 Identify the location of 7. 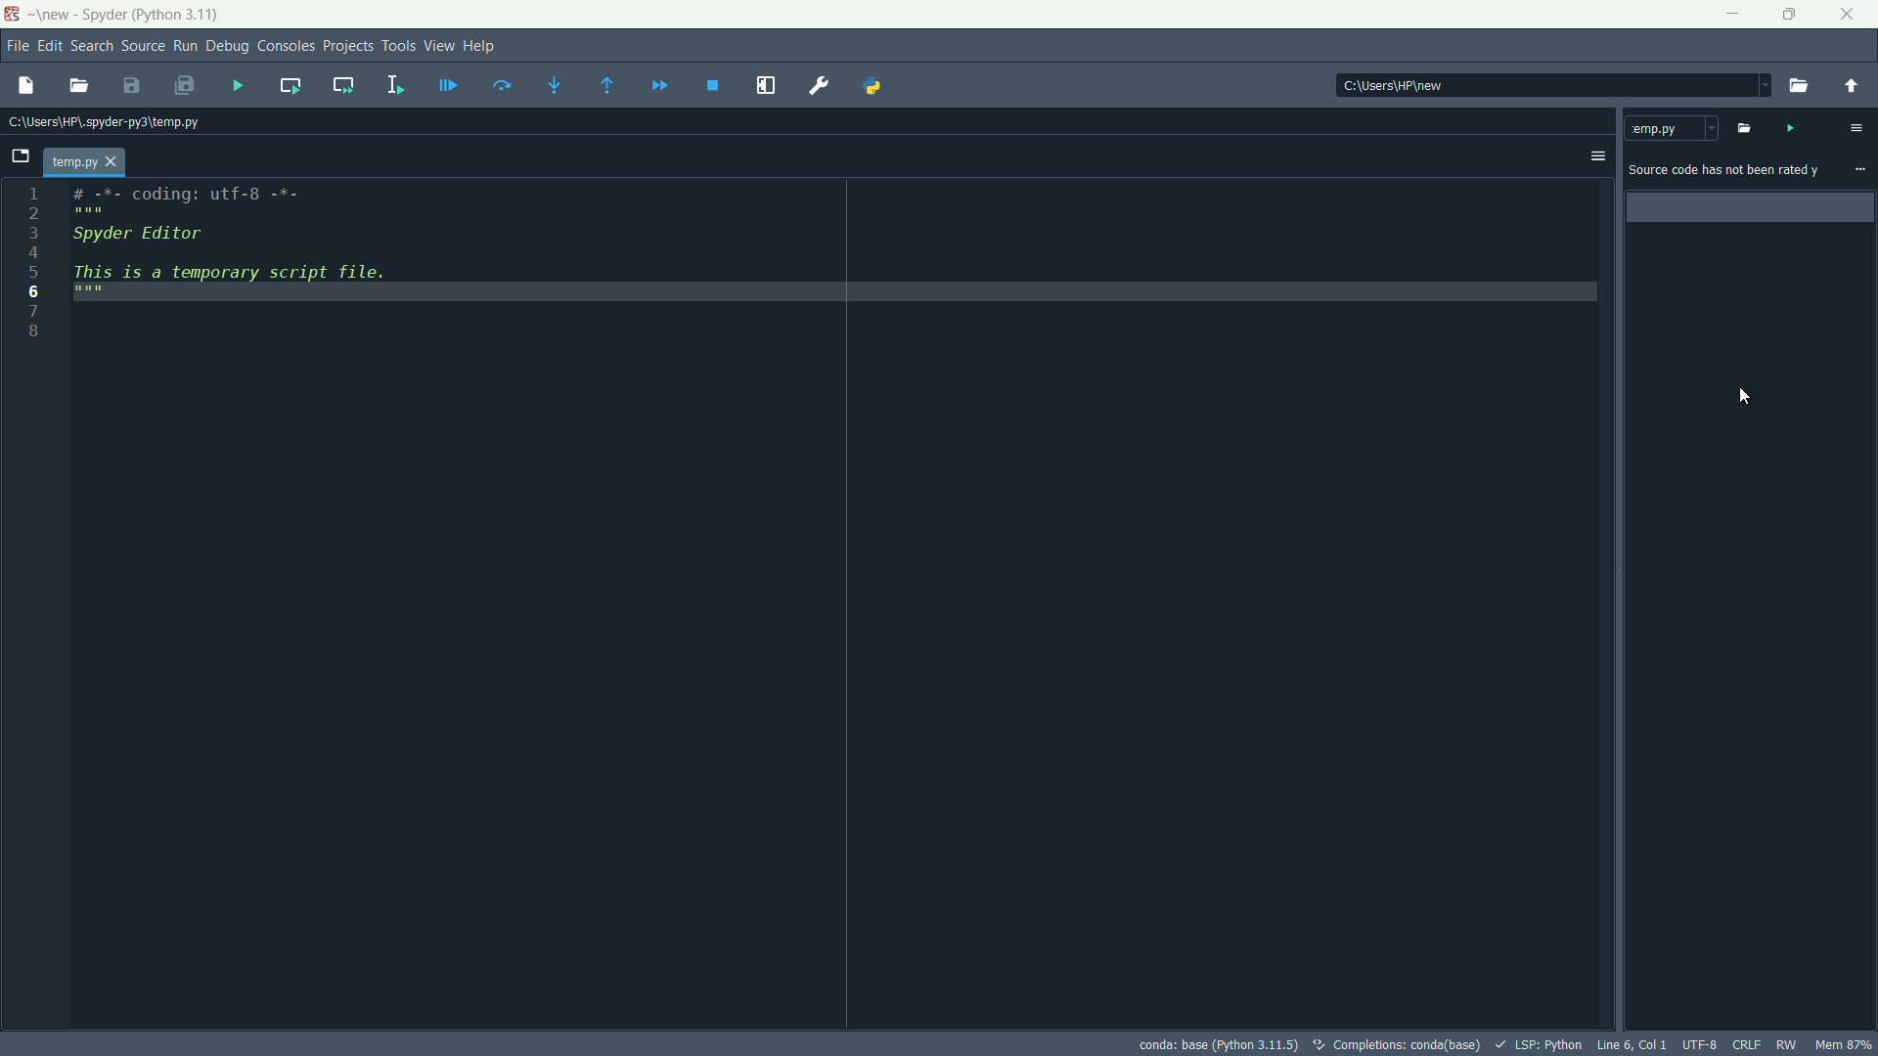
(34, 309).